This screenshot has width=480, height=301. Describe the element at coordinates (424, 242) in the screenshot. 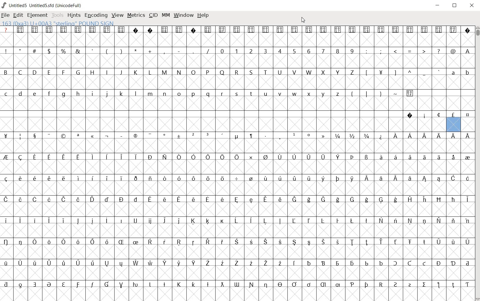

I see `Symbol` at that location.